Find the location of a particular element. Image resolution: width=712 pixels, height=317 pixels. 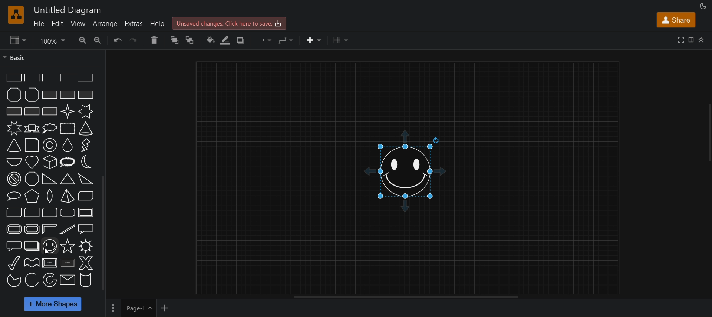

rectangle with reverse diagonal fill is located at coordinates (67, 95).